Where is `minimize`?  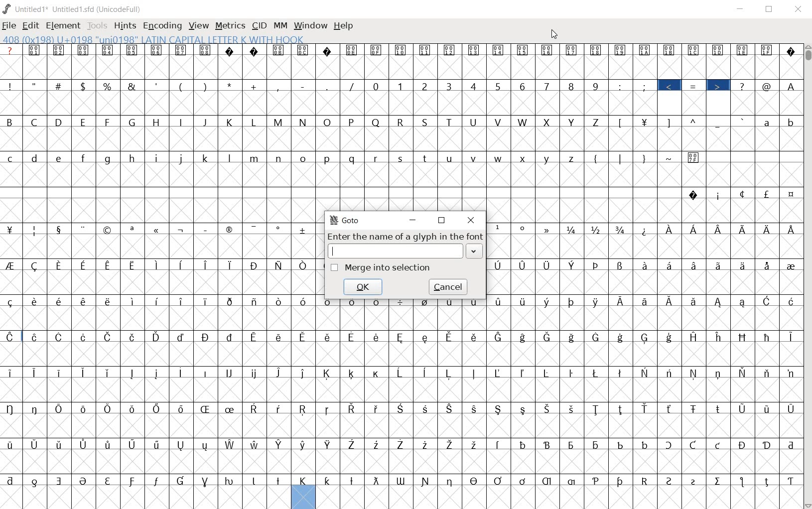 minimize is located at coordinates (415, 221).